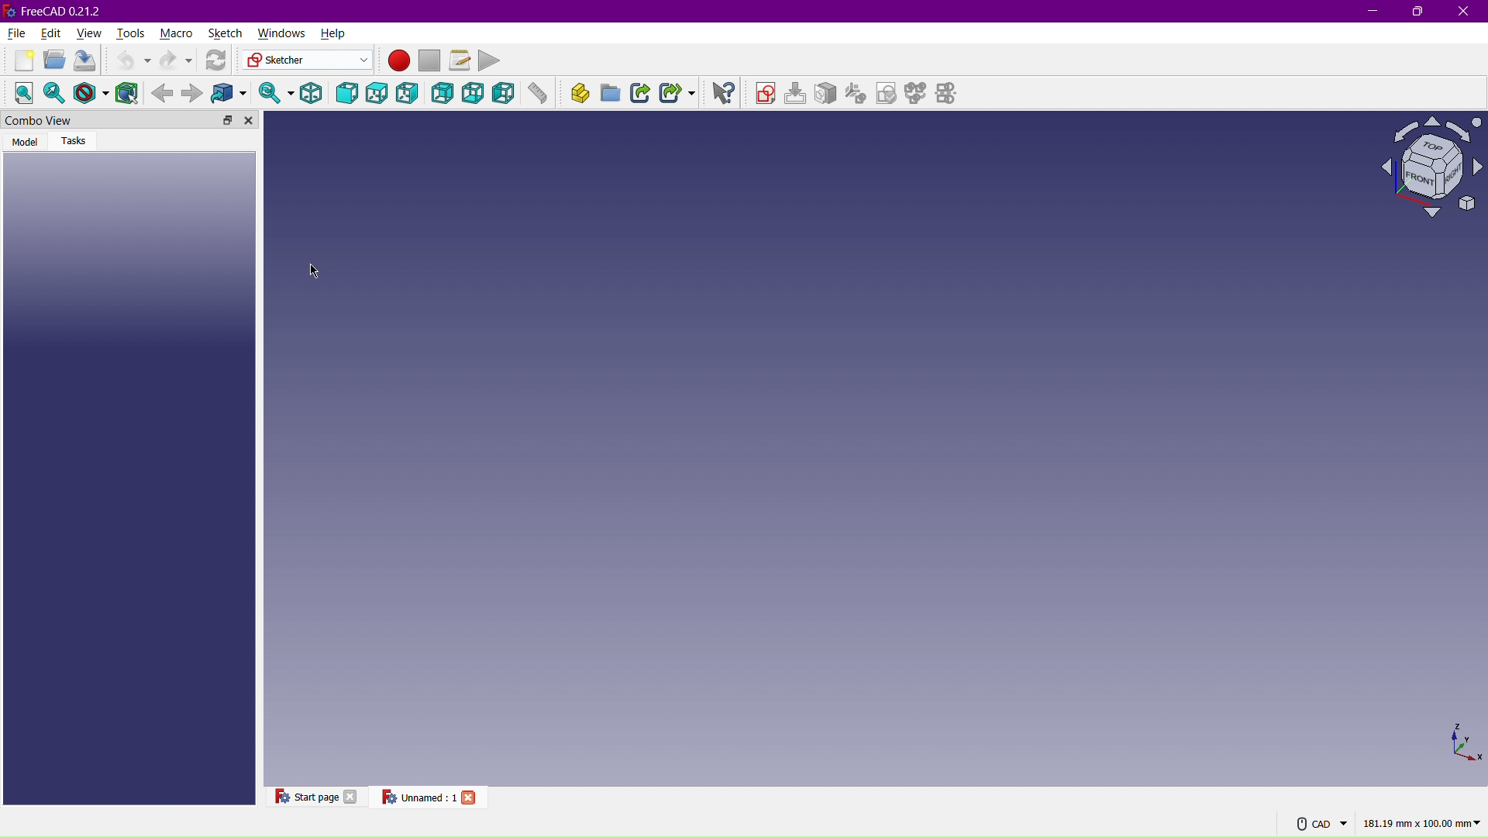 The height and width of the screenshot is (837, 1488). Describe the element at coordinates (918, 96) in the screenshot. I see `Merge sketches` at that location.